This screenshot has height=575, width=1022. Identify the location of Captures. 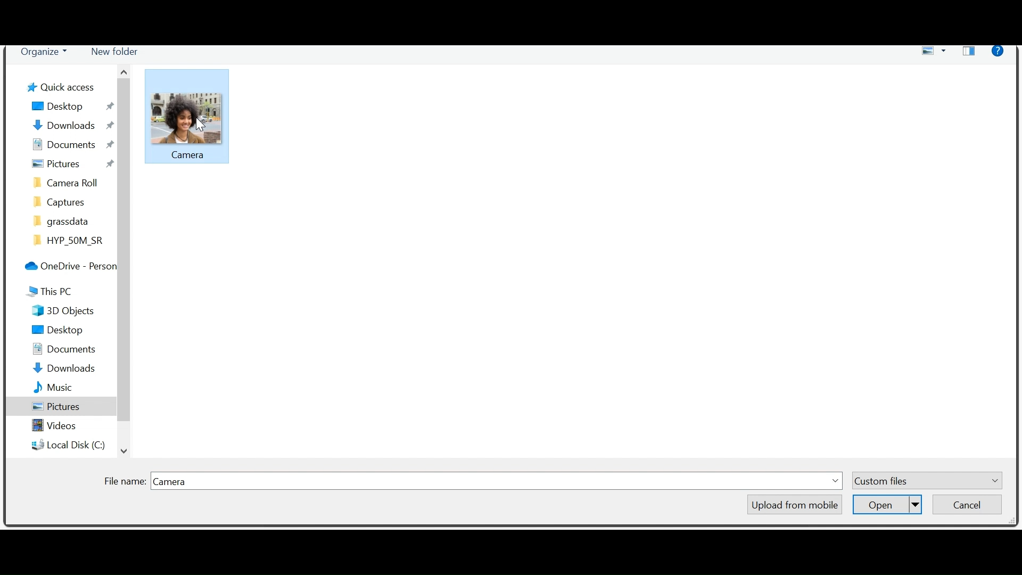
(60, 201).